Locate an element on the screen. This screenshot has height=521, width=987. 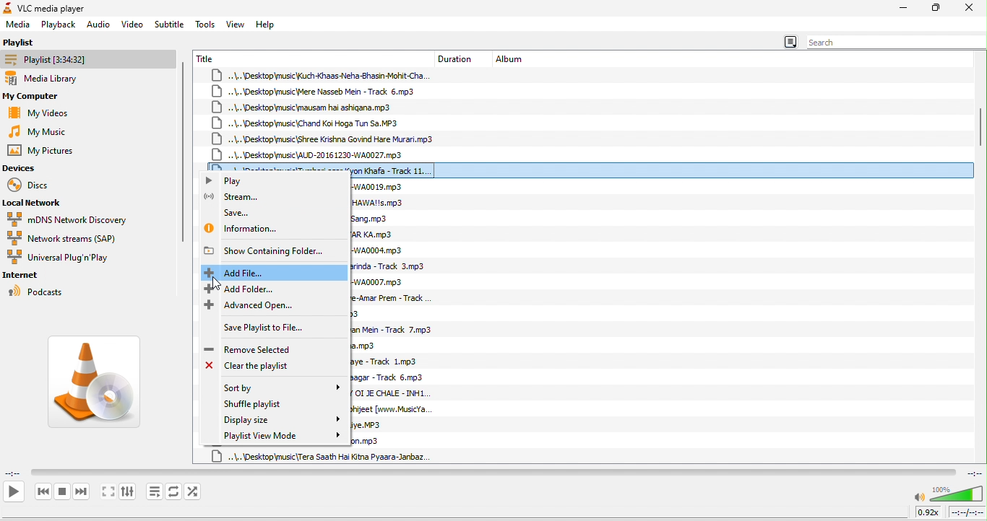
media is located at coordinates (18, 25).